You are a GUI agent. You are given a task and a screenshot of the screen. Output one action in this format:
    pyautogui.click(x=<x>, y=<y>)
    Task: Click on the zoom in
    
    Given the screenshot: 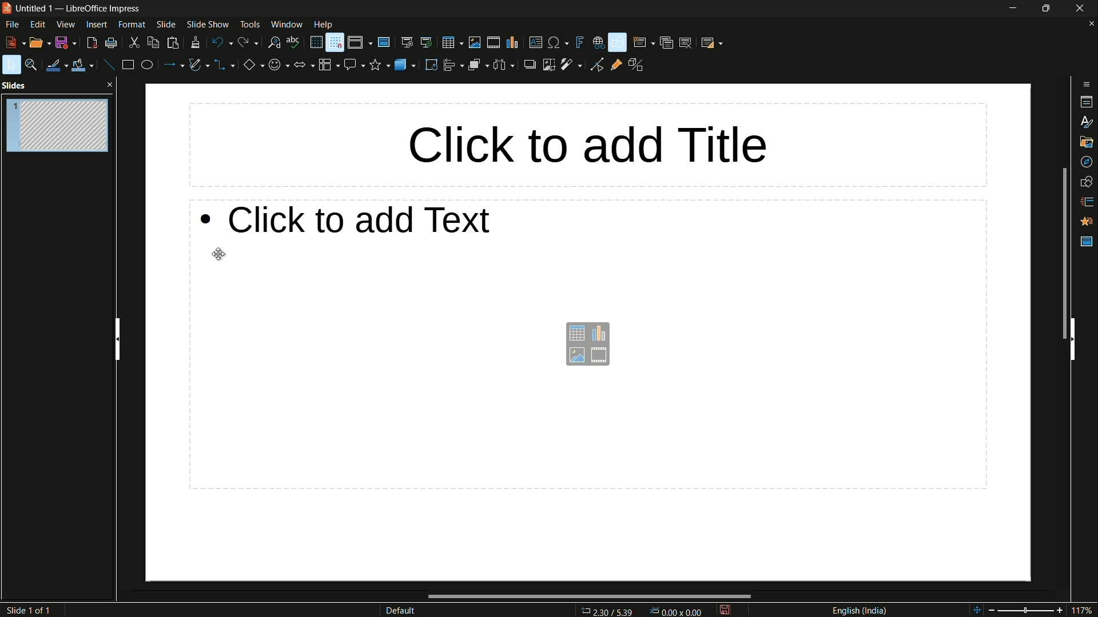 What is the action you would take?
    pyautogui.click(x=1060, y=612)
    